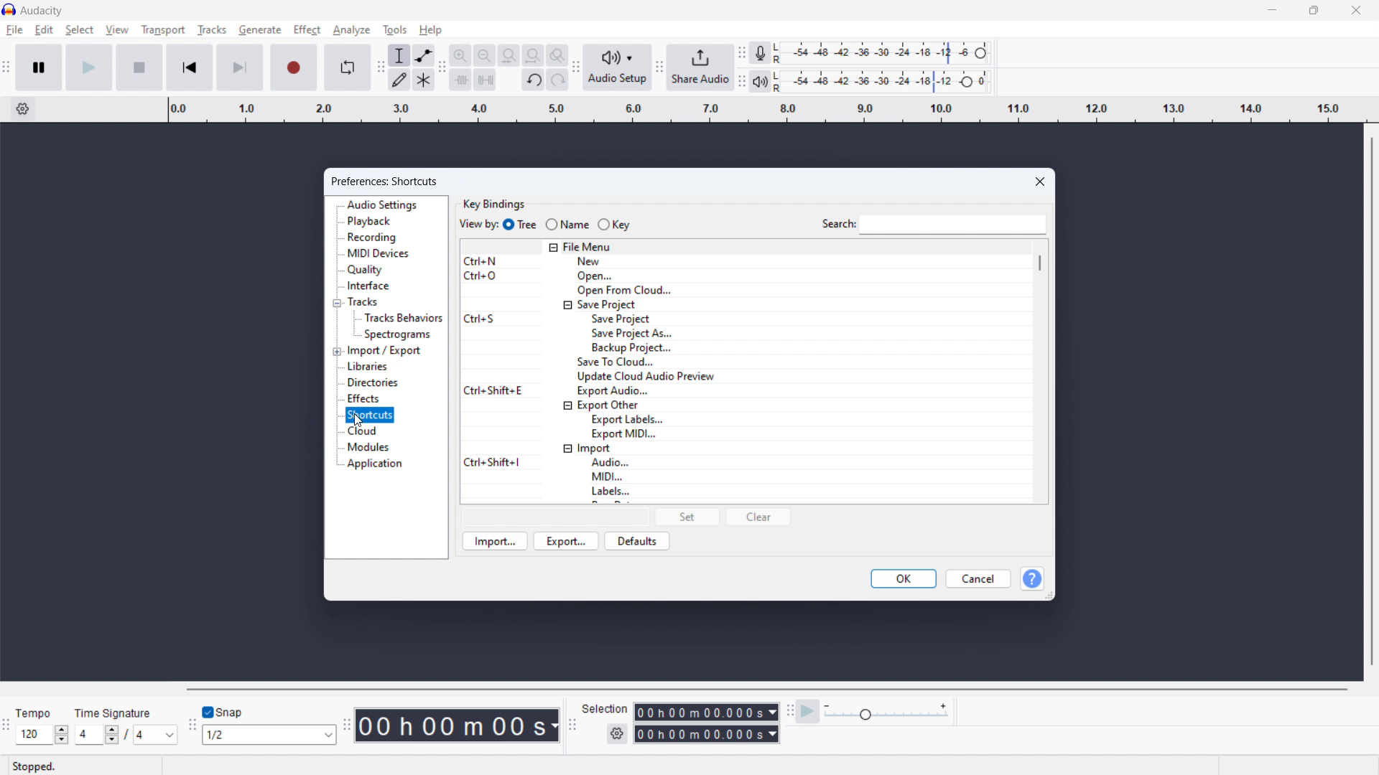 The image size is (1379, 775). What do you see at coordinates (423, 80) in the screenshot?
I see `multi tool` at bounding box center [423, 80].